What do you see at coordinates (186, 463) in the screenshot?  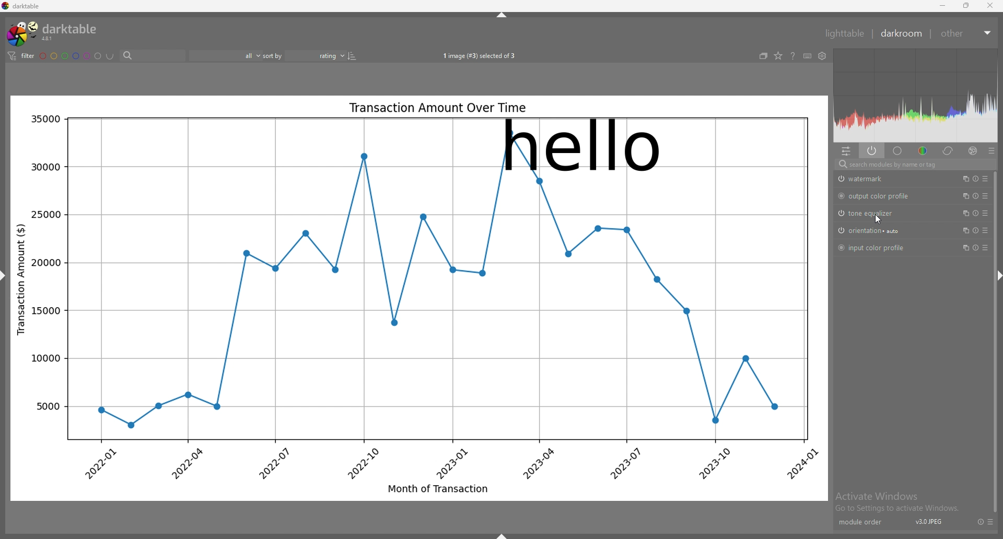 I see `2022-04` at bounding box center [186, 463].